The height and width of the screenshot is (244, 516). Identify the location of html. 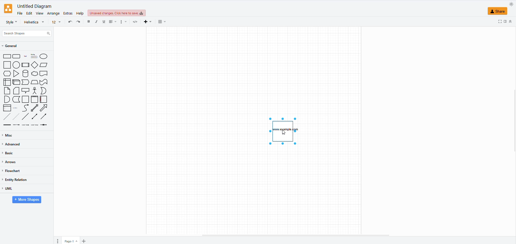
(136, 21).